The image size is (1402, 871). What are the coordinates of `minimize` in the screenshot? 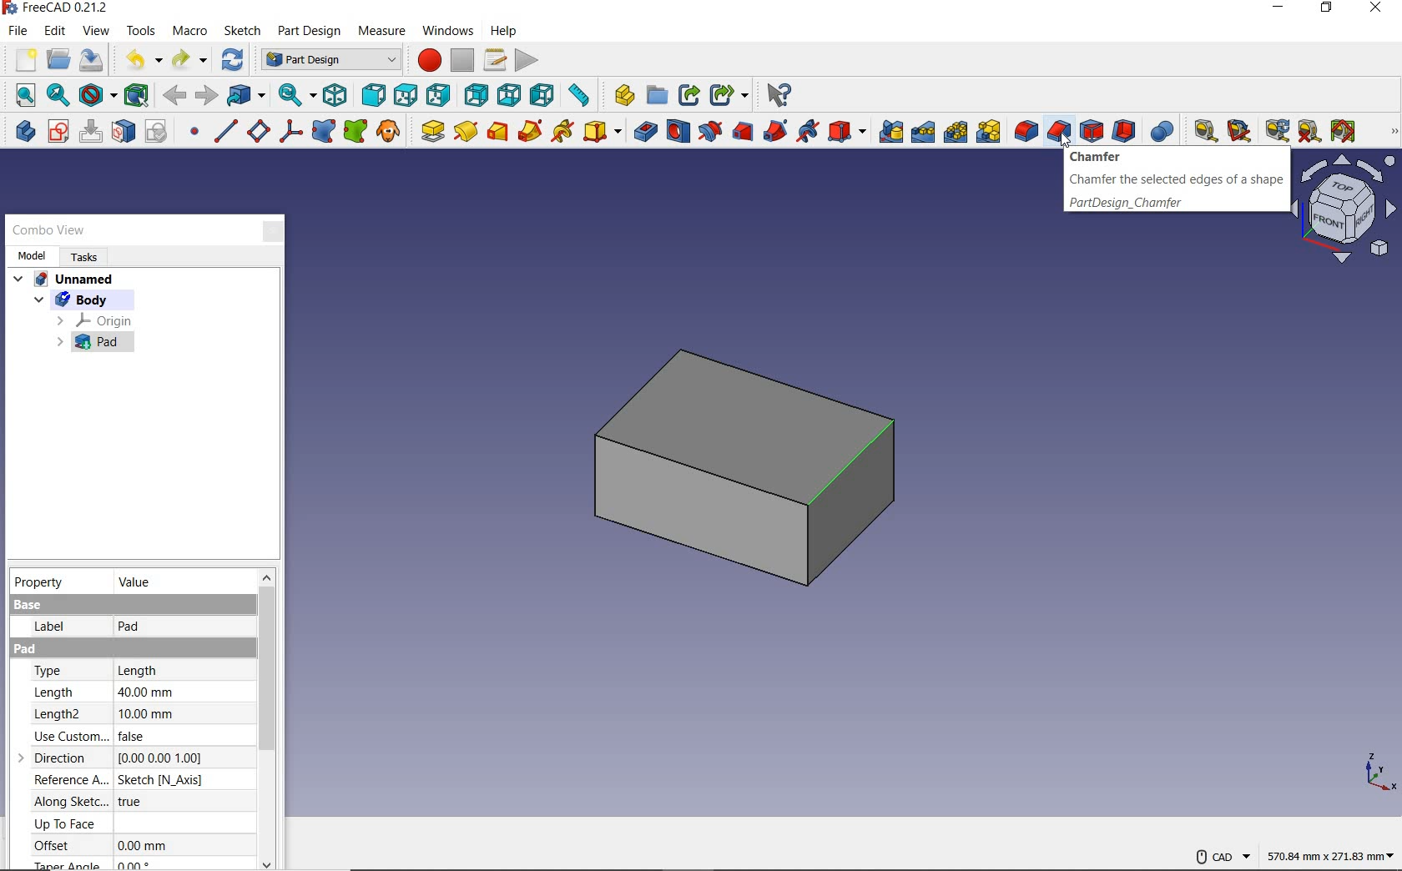 It's located at (1277, 9).